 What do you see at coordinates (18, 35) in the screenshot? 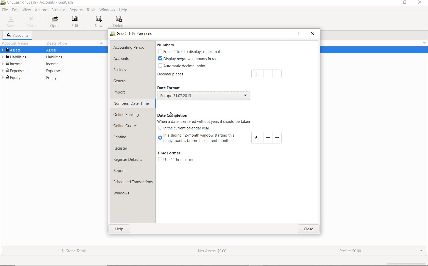
I see `ACCOUNTS` at bounding box center [18, 35].